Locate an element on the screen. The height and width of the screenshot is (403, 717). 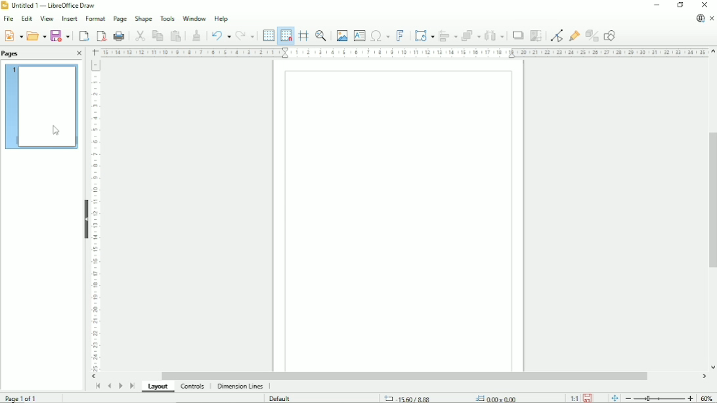
Snap to grid is located at coordinates (285, 35).